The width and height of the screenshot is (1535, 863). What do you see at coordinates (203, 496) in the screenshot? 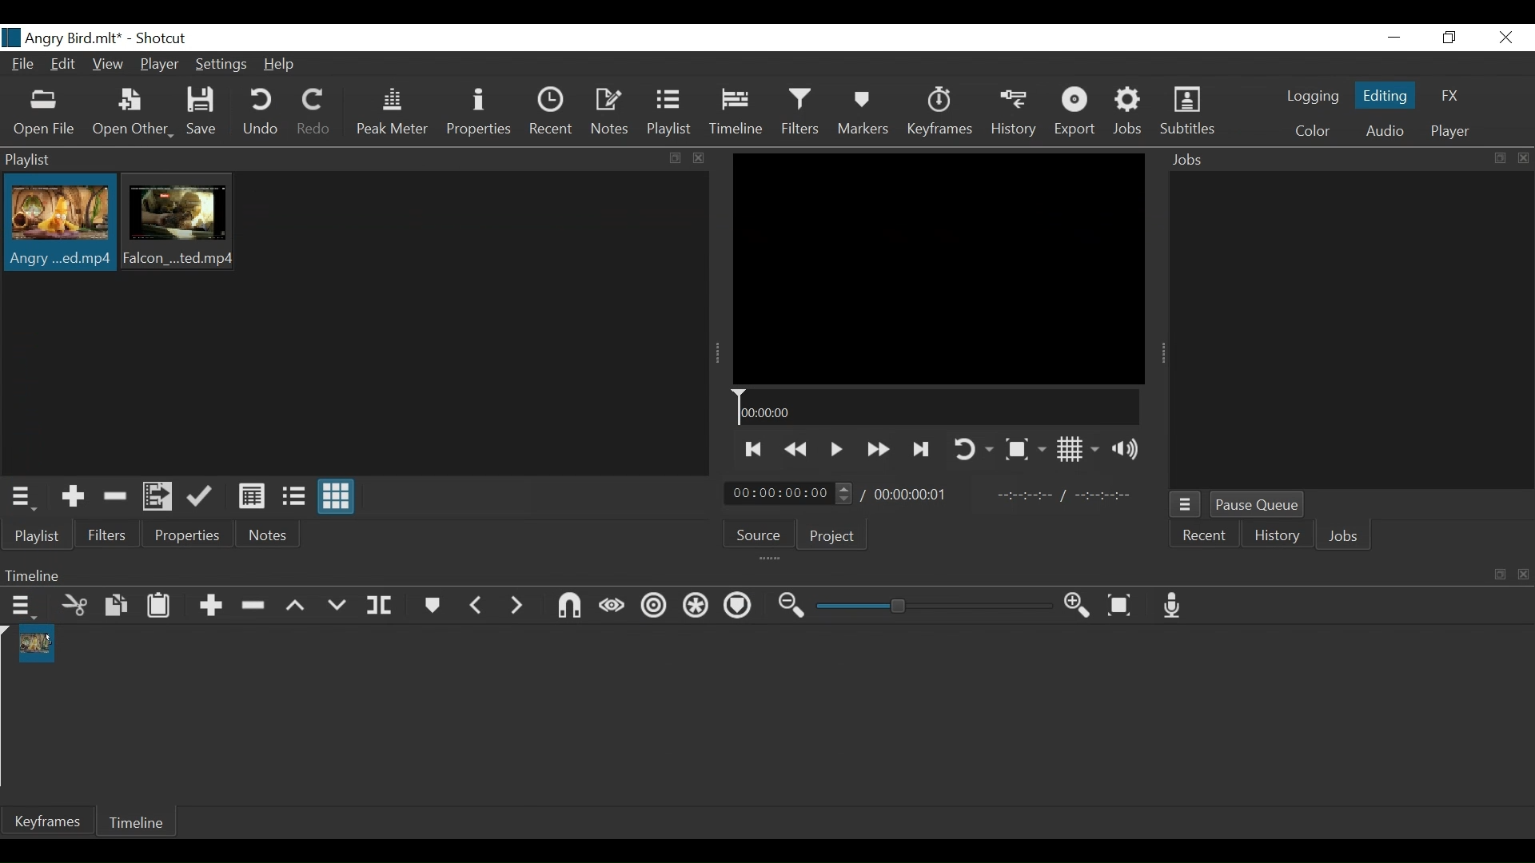
I see `Update` at bounding box center [203, 496].